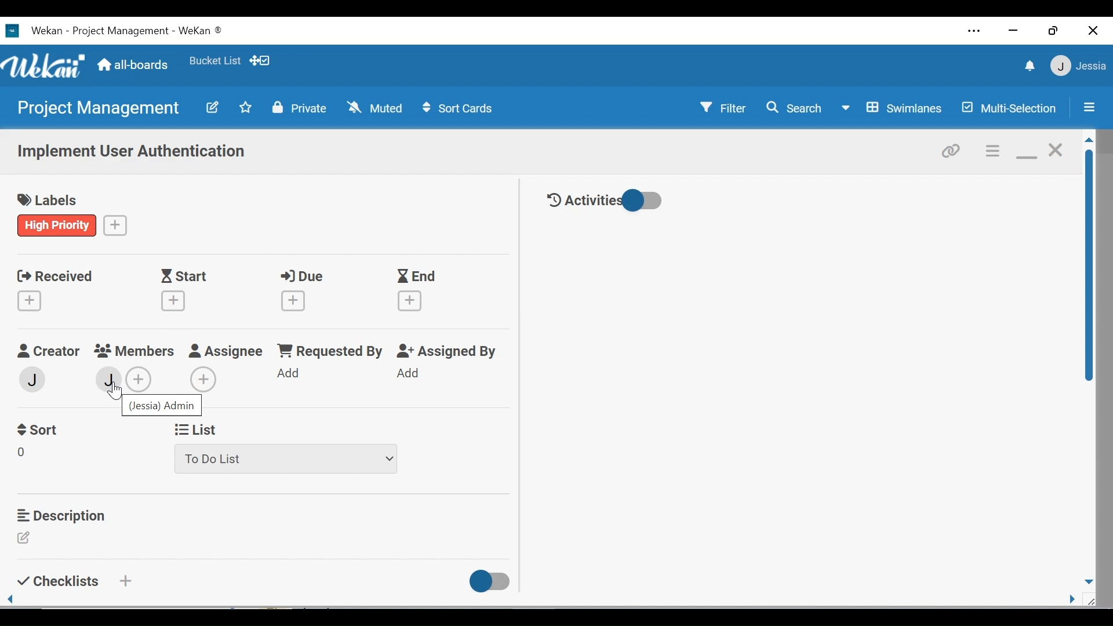  What do you see at coordinates (300, 108) in the screenshot?
I see `Private` at bounding box center [300, 108].